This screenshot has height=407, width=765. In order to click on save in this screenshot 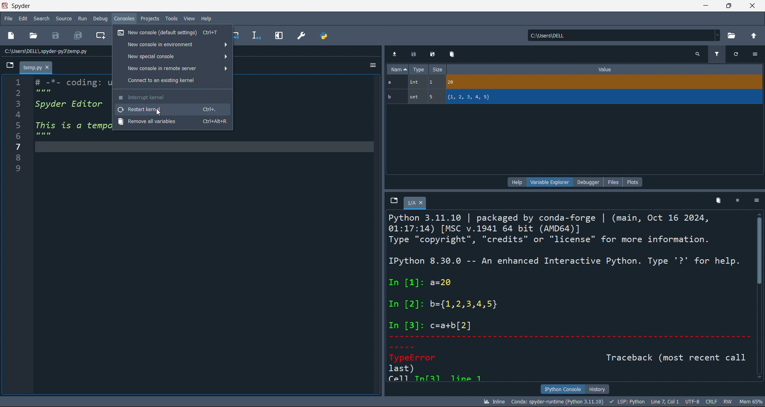, I will do `click(56, 36)`.